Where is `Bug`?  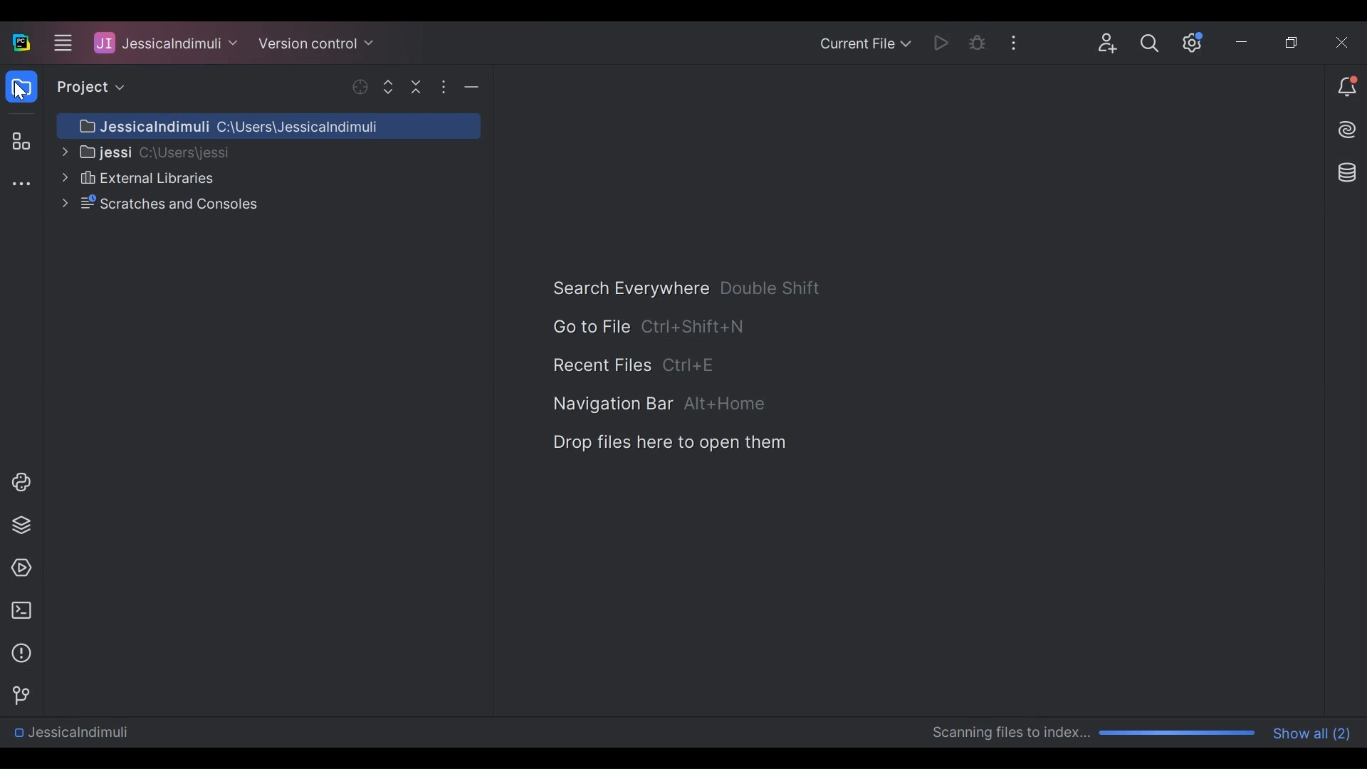 Bug is located at coordinates (977, 43).